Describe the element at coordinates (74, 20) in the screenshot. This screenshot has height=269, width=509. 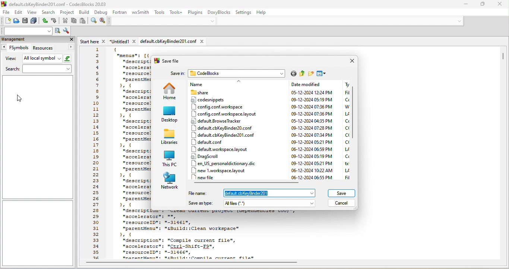
I see `copy` at that location.